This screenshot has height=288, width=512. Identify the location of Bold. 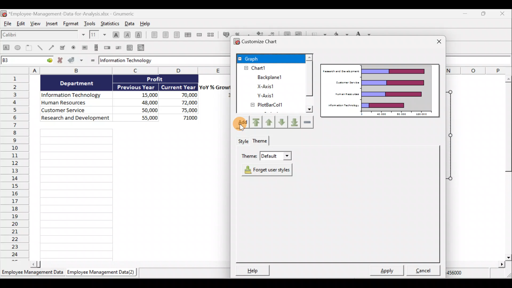
(115, 33).